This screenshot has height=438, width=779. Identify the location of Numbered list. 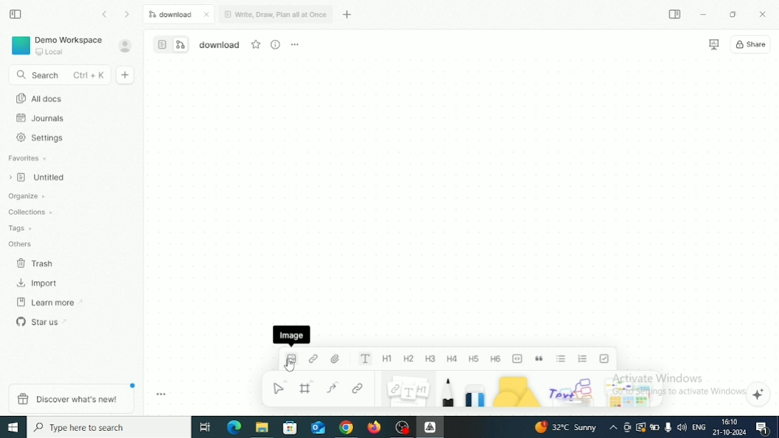
(584, 359).